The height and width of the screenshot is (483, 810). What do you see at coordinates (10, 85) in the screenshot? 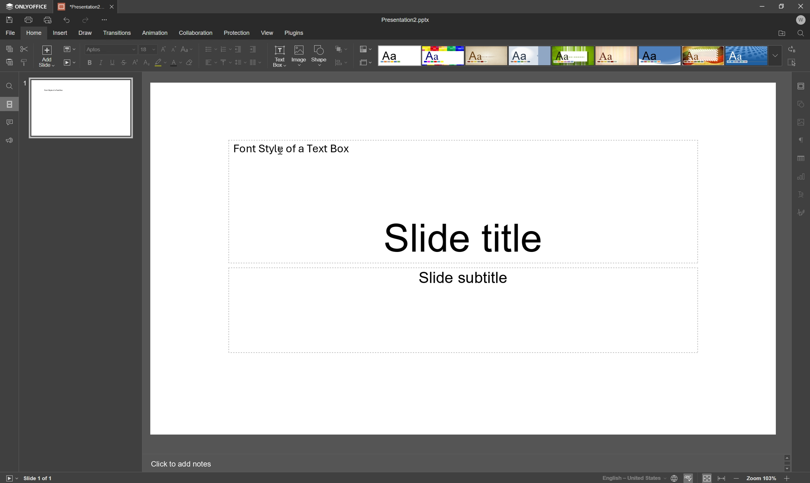
I see `Find` at bounding box center [10, 85].